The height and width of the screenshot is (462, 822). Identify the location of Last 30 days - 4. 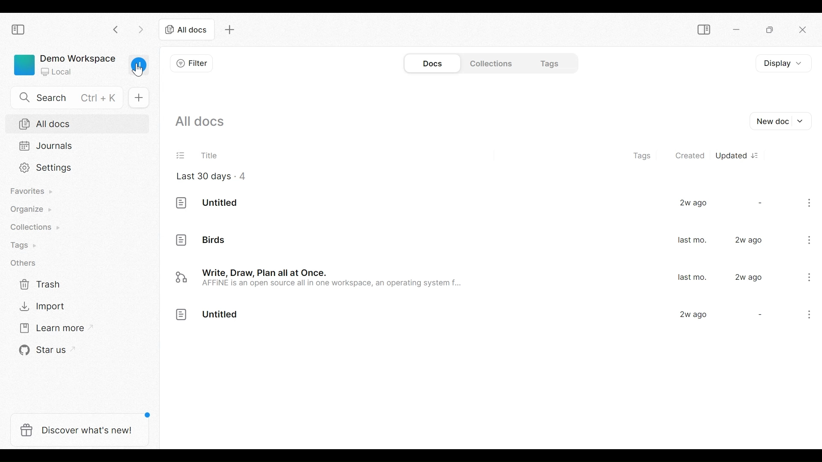
(210, 177).